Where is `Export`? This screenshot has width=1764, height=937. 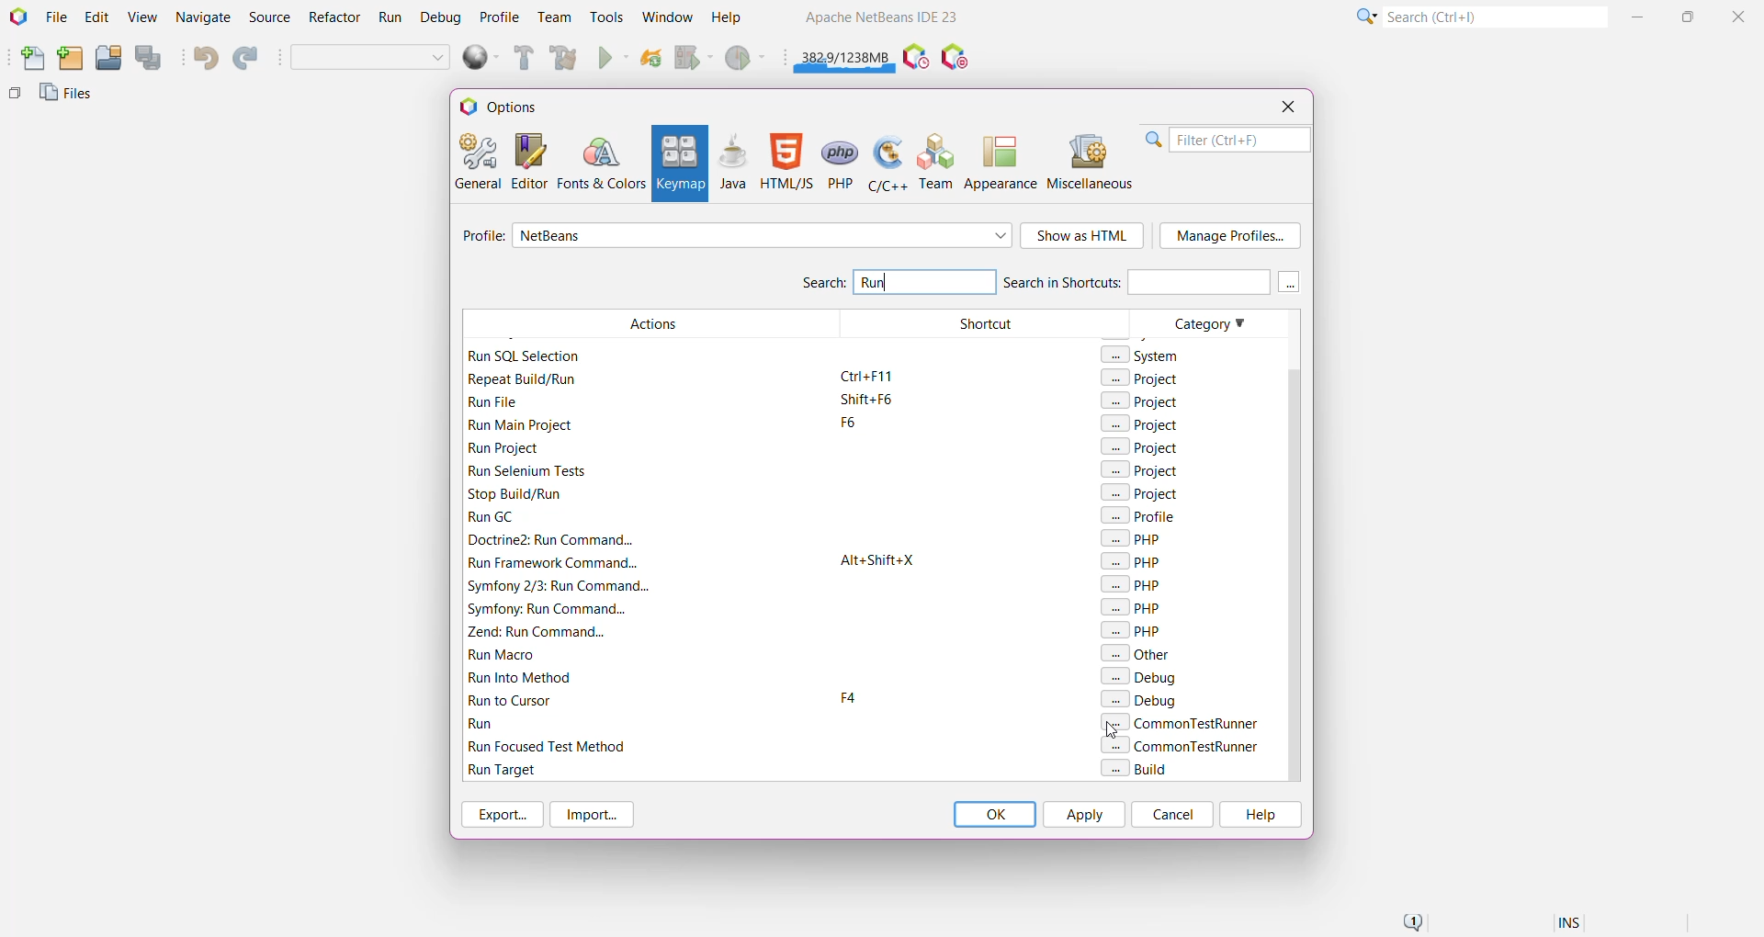
Export is located at coordinates (500, 814).